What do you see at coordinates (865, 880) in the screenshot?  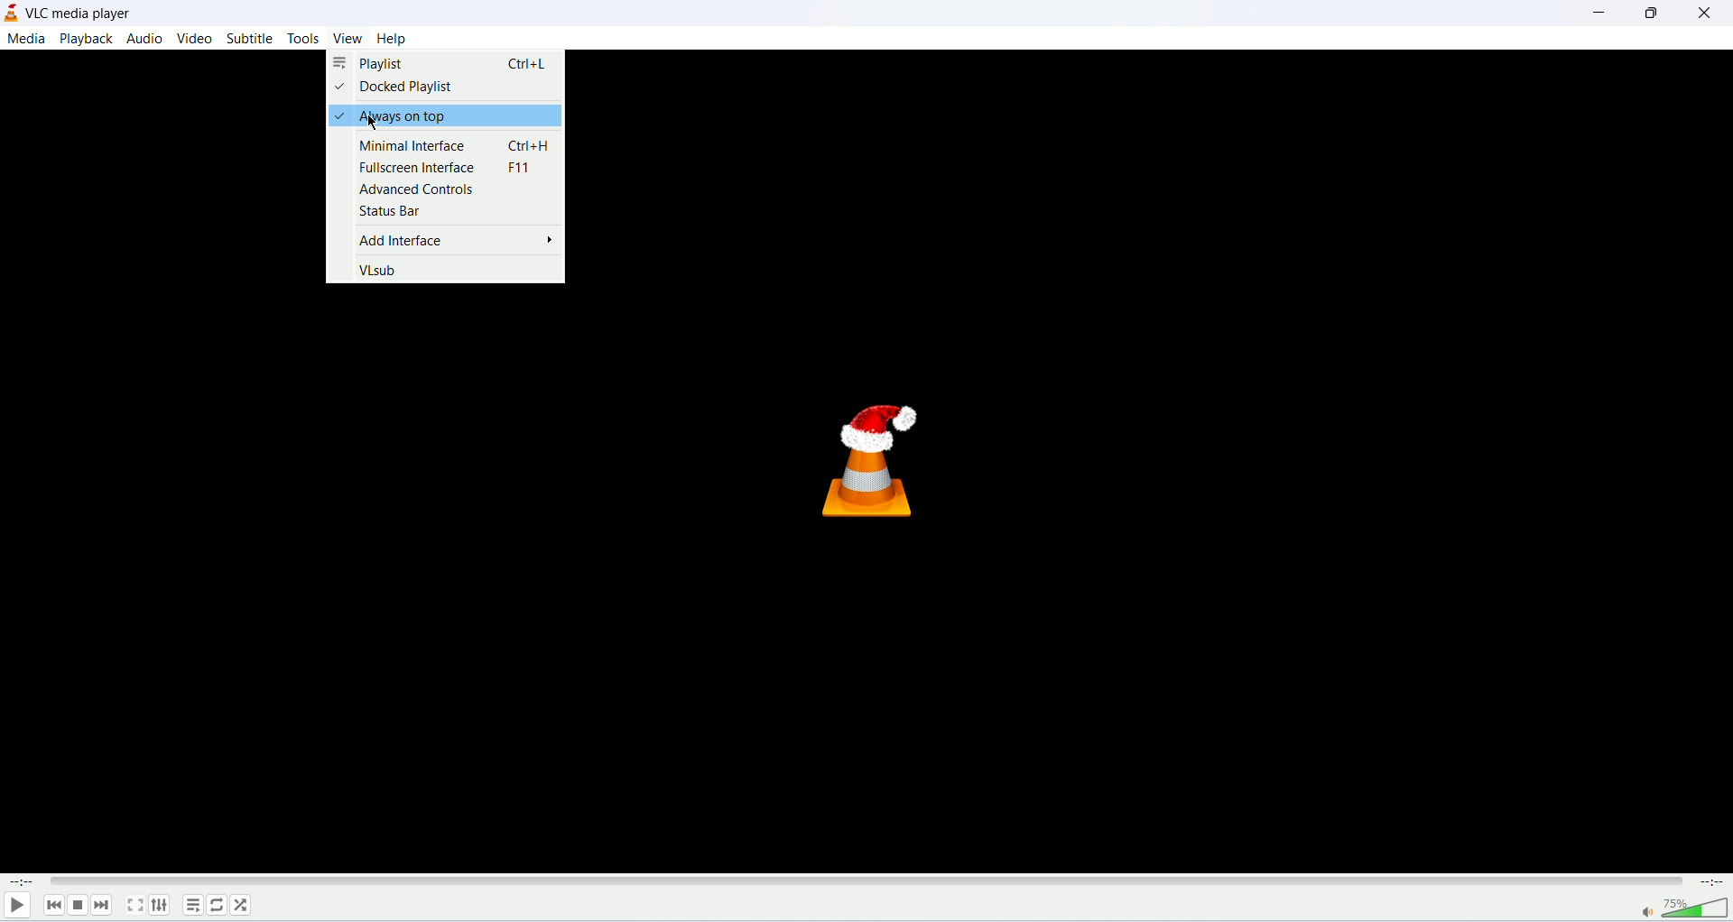 I see `progress bar` at bounding box center [865, 880].